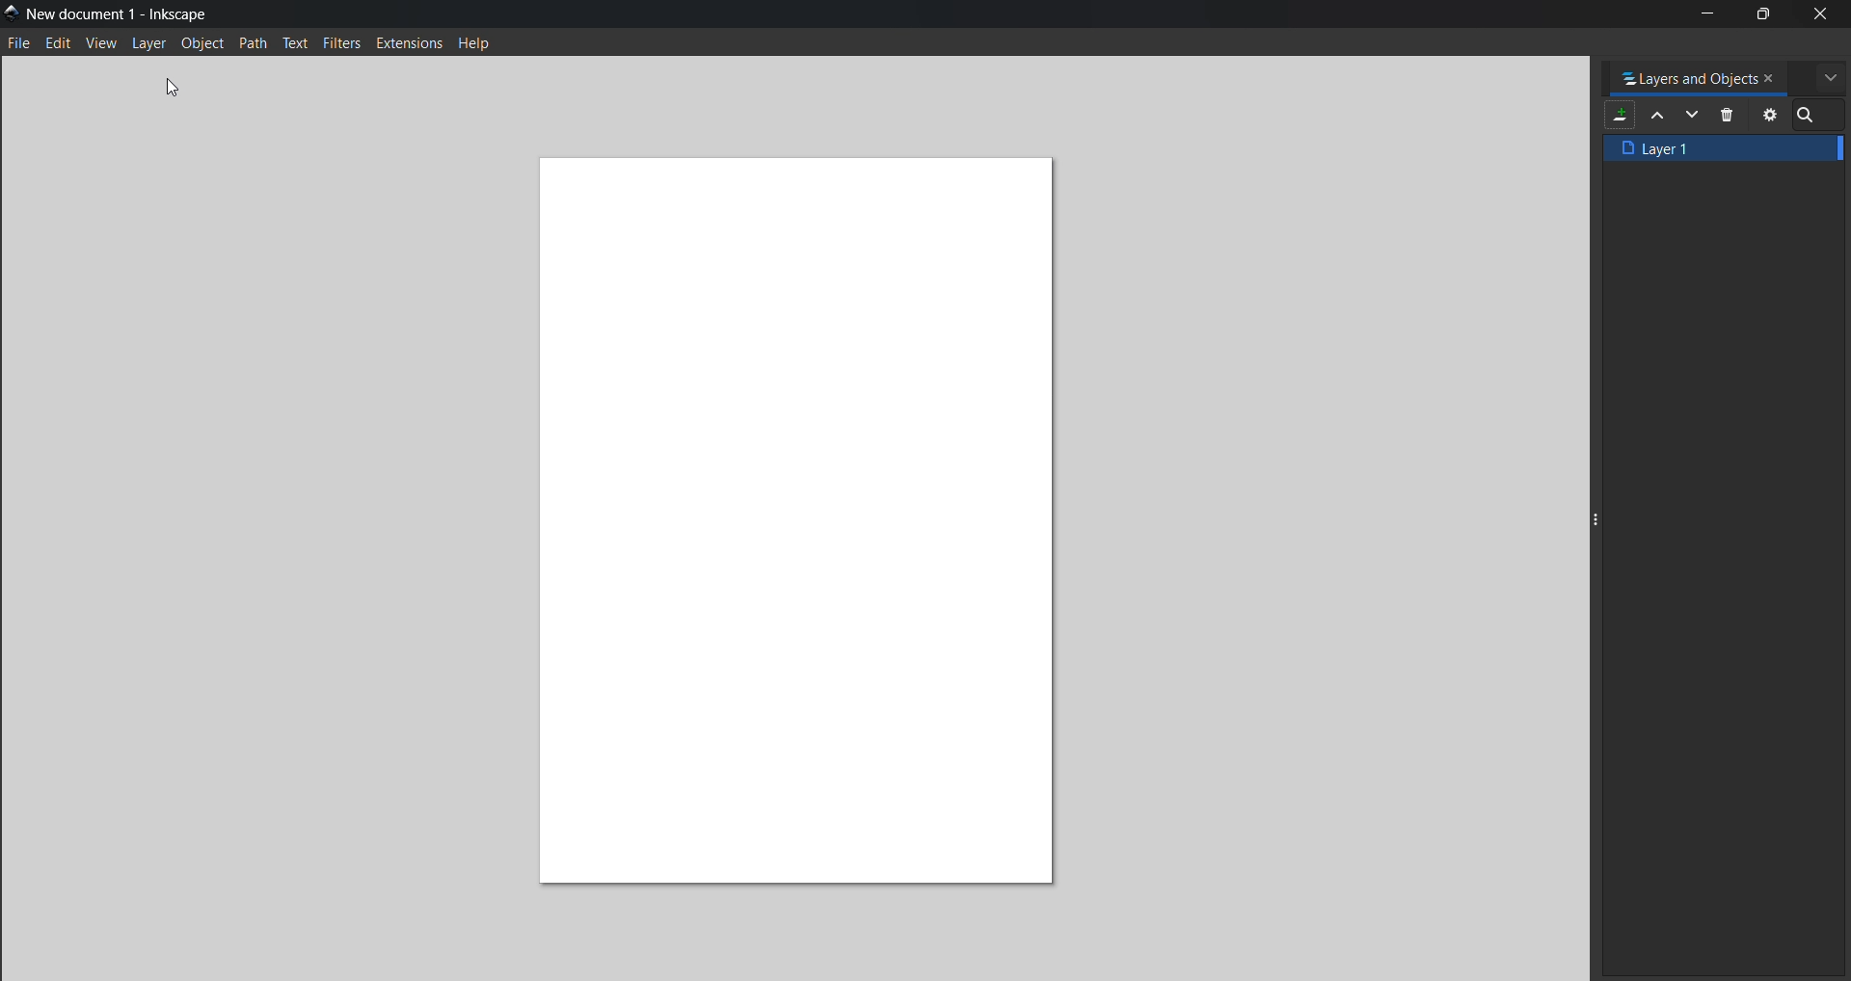 This screenshot has height=981, width=1851. I want to click on setting, so click(1766, 115).